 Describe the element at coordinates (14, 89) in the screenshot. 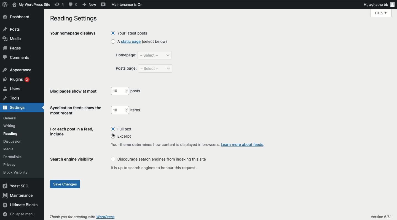

I see `users` at that location.